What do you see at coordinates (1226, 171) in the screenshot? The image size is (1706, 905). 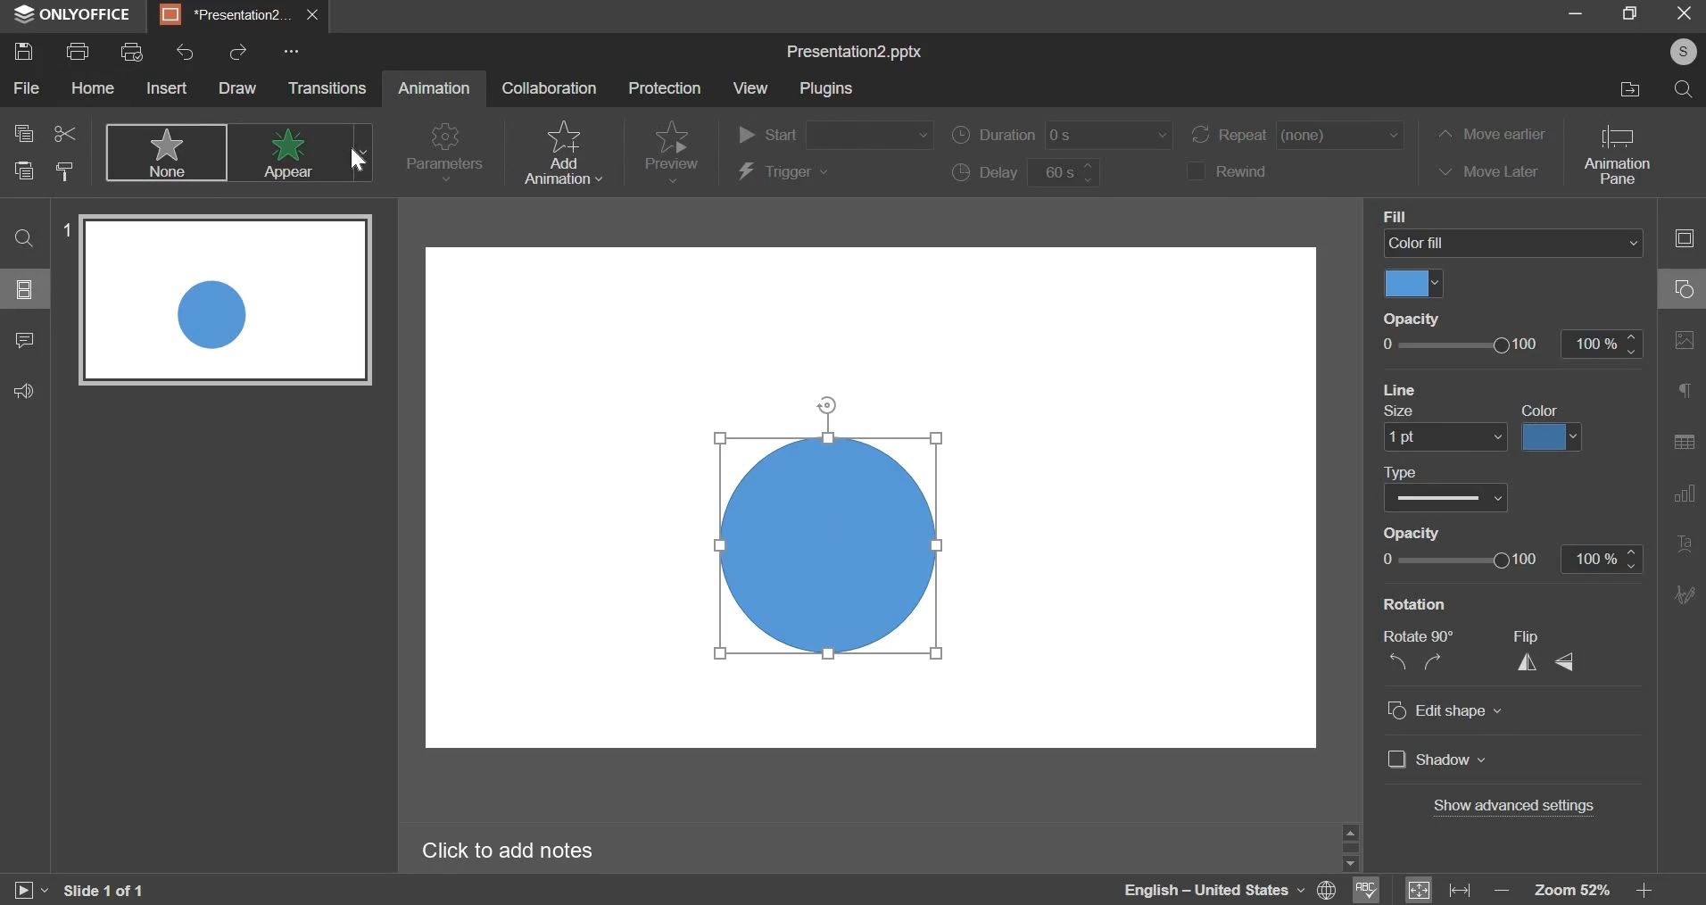 I see `rewind` at bounding box center [1226, 171].